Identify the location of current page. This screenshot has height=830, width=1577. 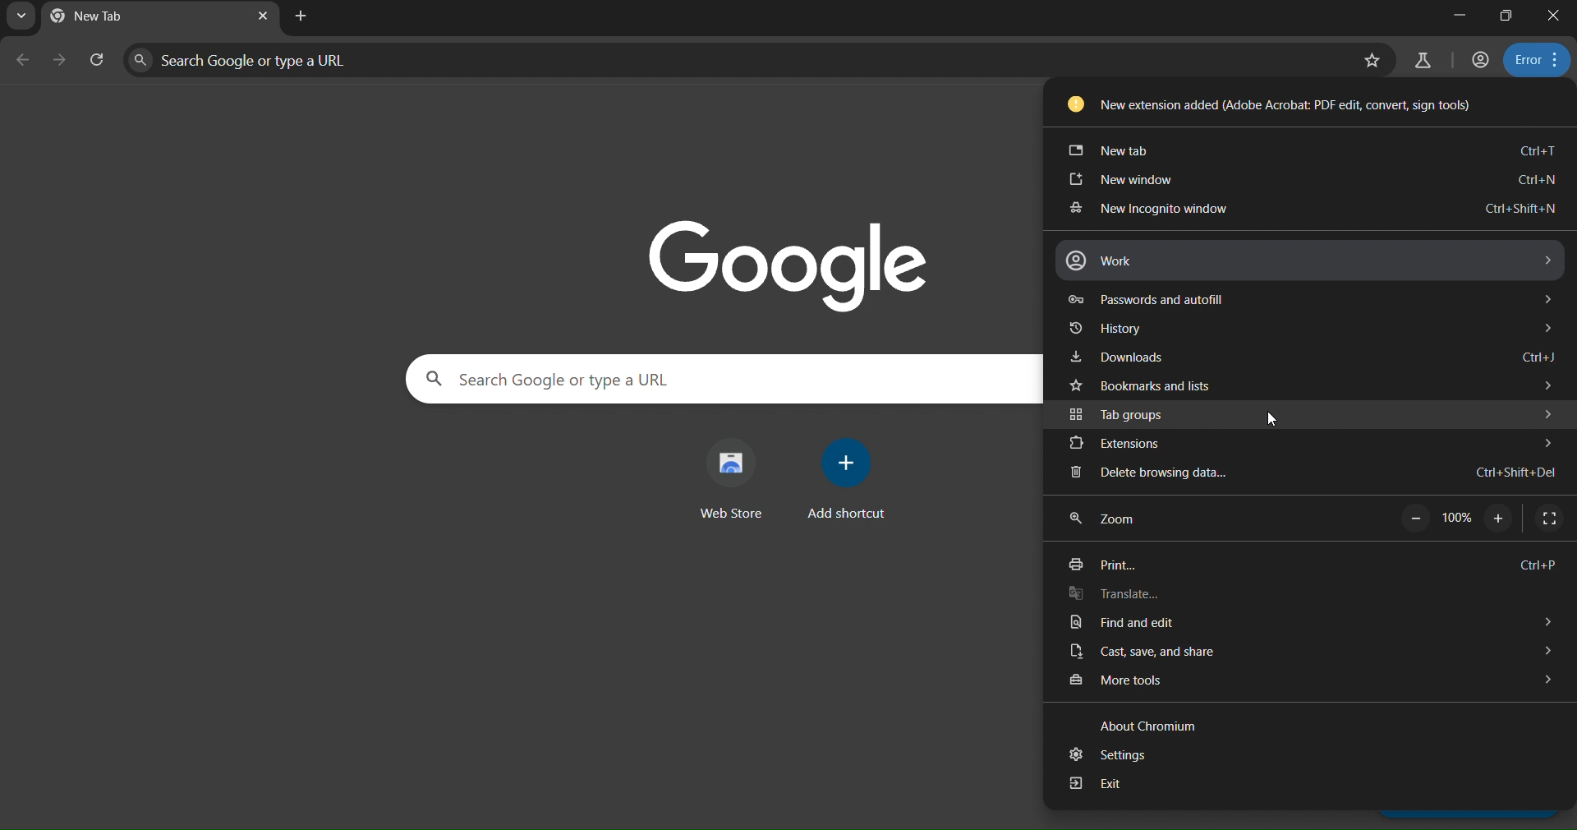
(102, 16).